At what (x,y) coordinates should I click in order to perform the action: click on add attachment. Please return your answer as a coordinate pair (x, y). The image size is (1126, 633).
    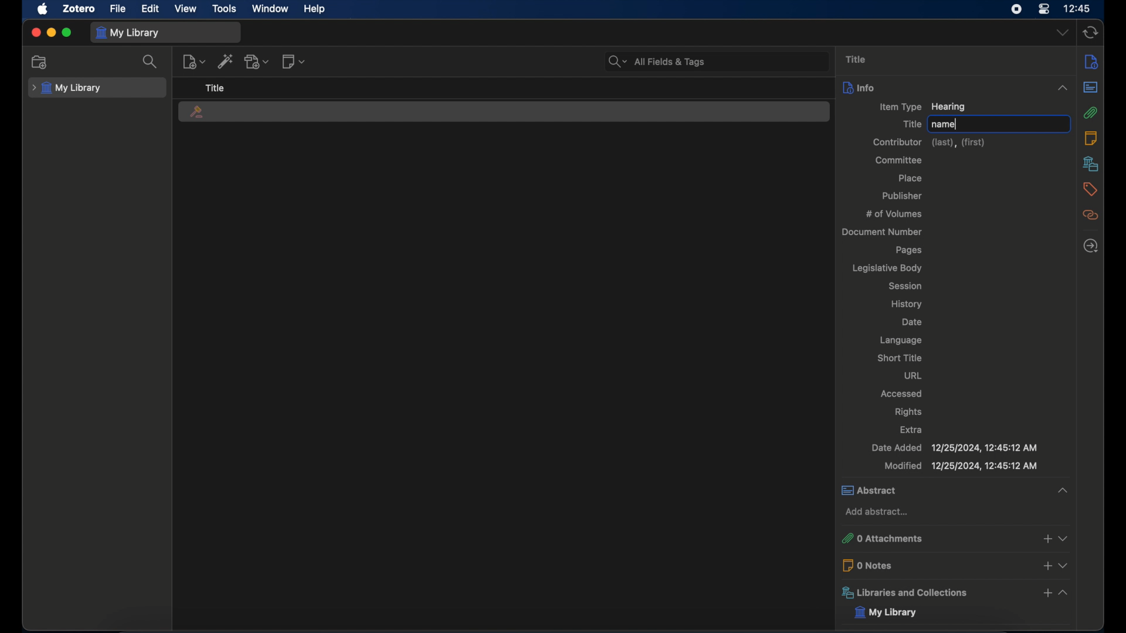
    Looking at the image, I should click on (257, 62).